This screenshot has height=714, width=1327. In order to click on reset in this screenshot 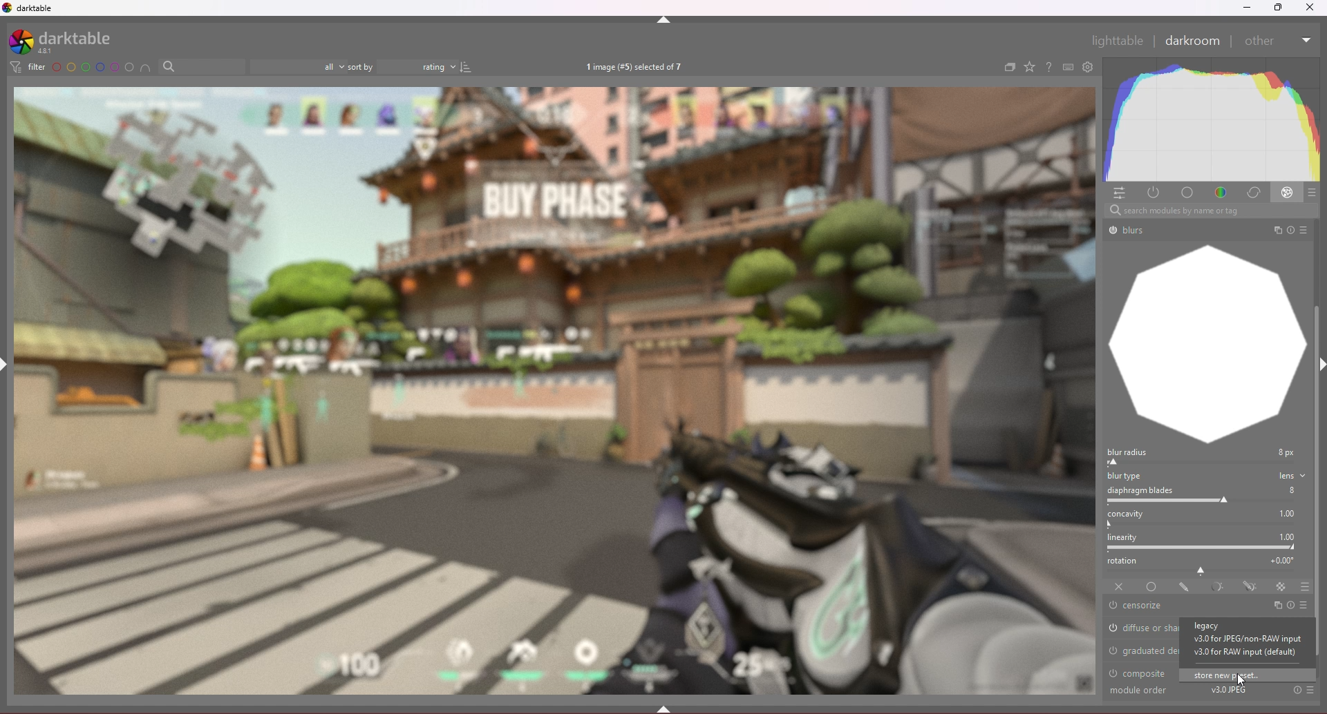, I will do `click(1292, 605)`.